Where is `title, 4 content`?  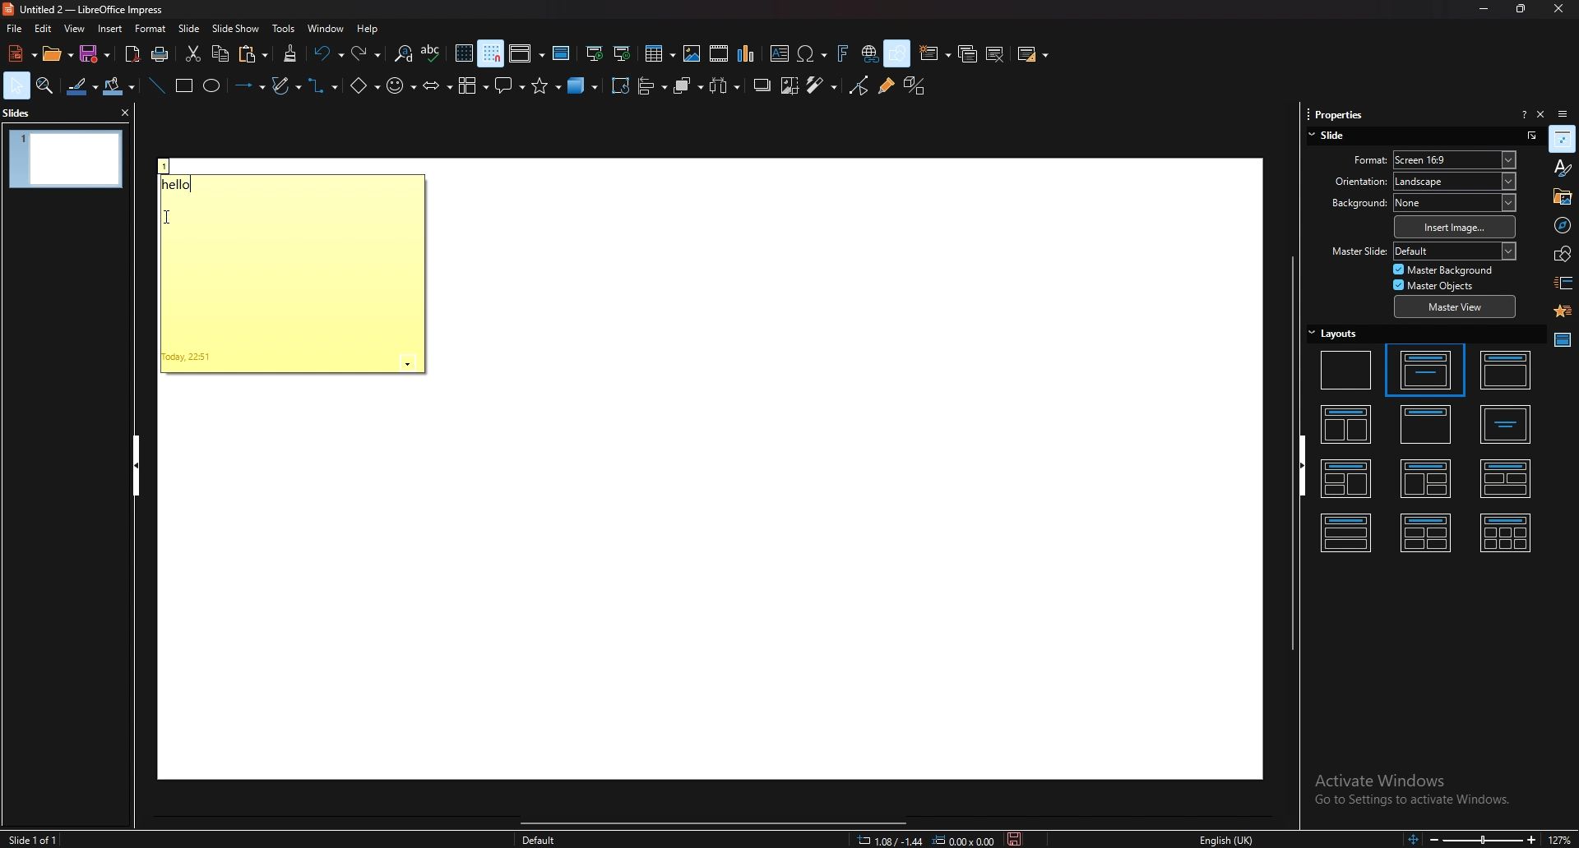 title, 4 content is located at coordinates (1426, 532).